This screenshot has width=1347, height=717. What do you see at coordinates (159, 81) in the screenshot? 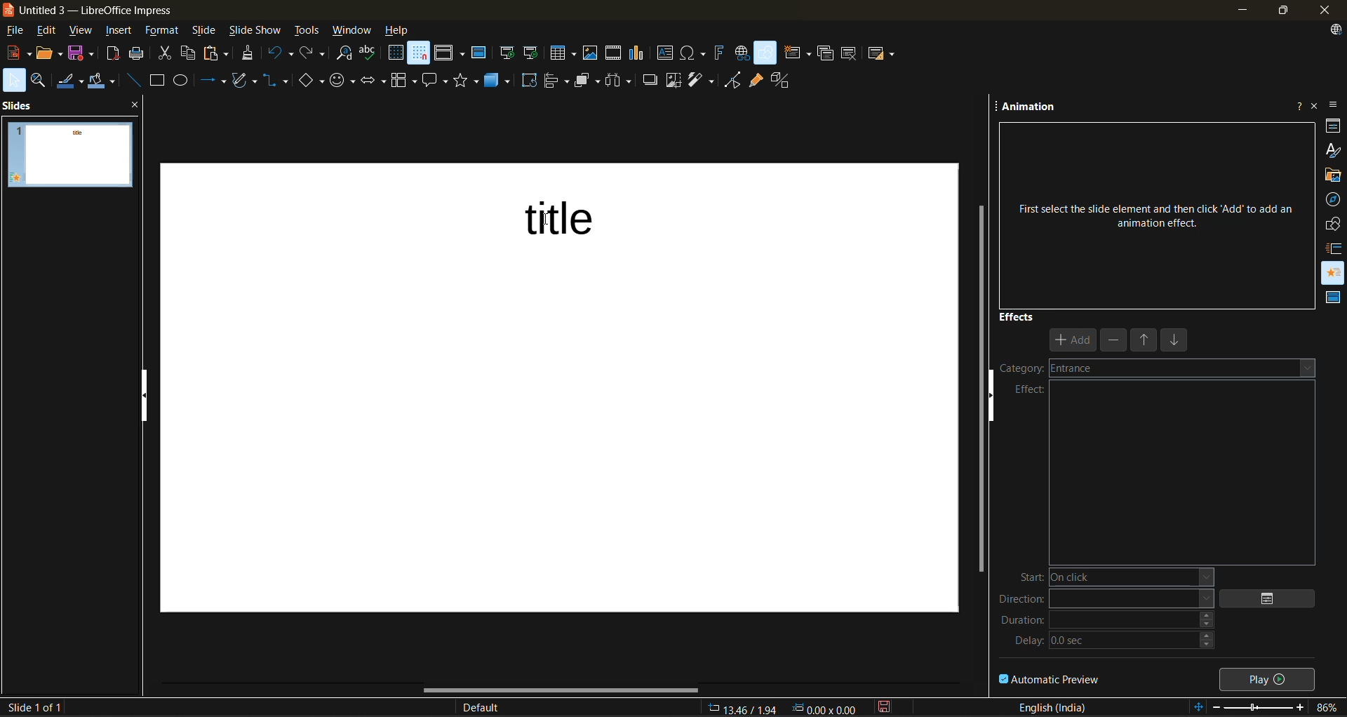
I see `rectangle` at bounding box center [159, 81].